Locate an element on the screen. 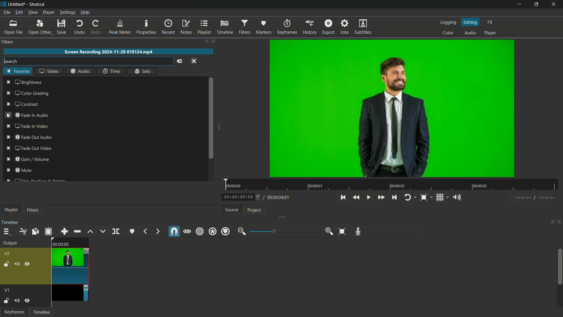 This screenshot has width=563, height=317. ripple delete is located at coordinates (78, 232).